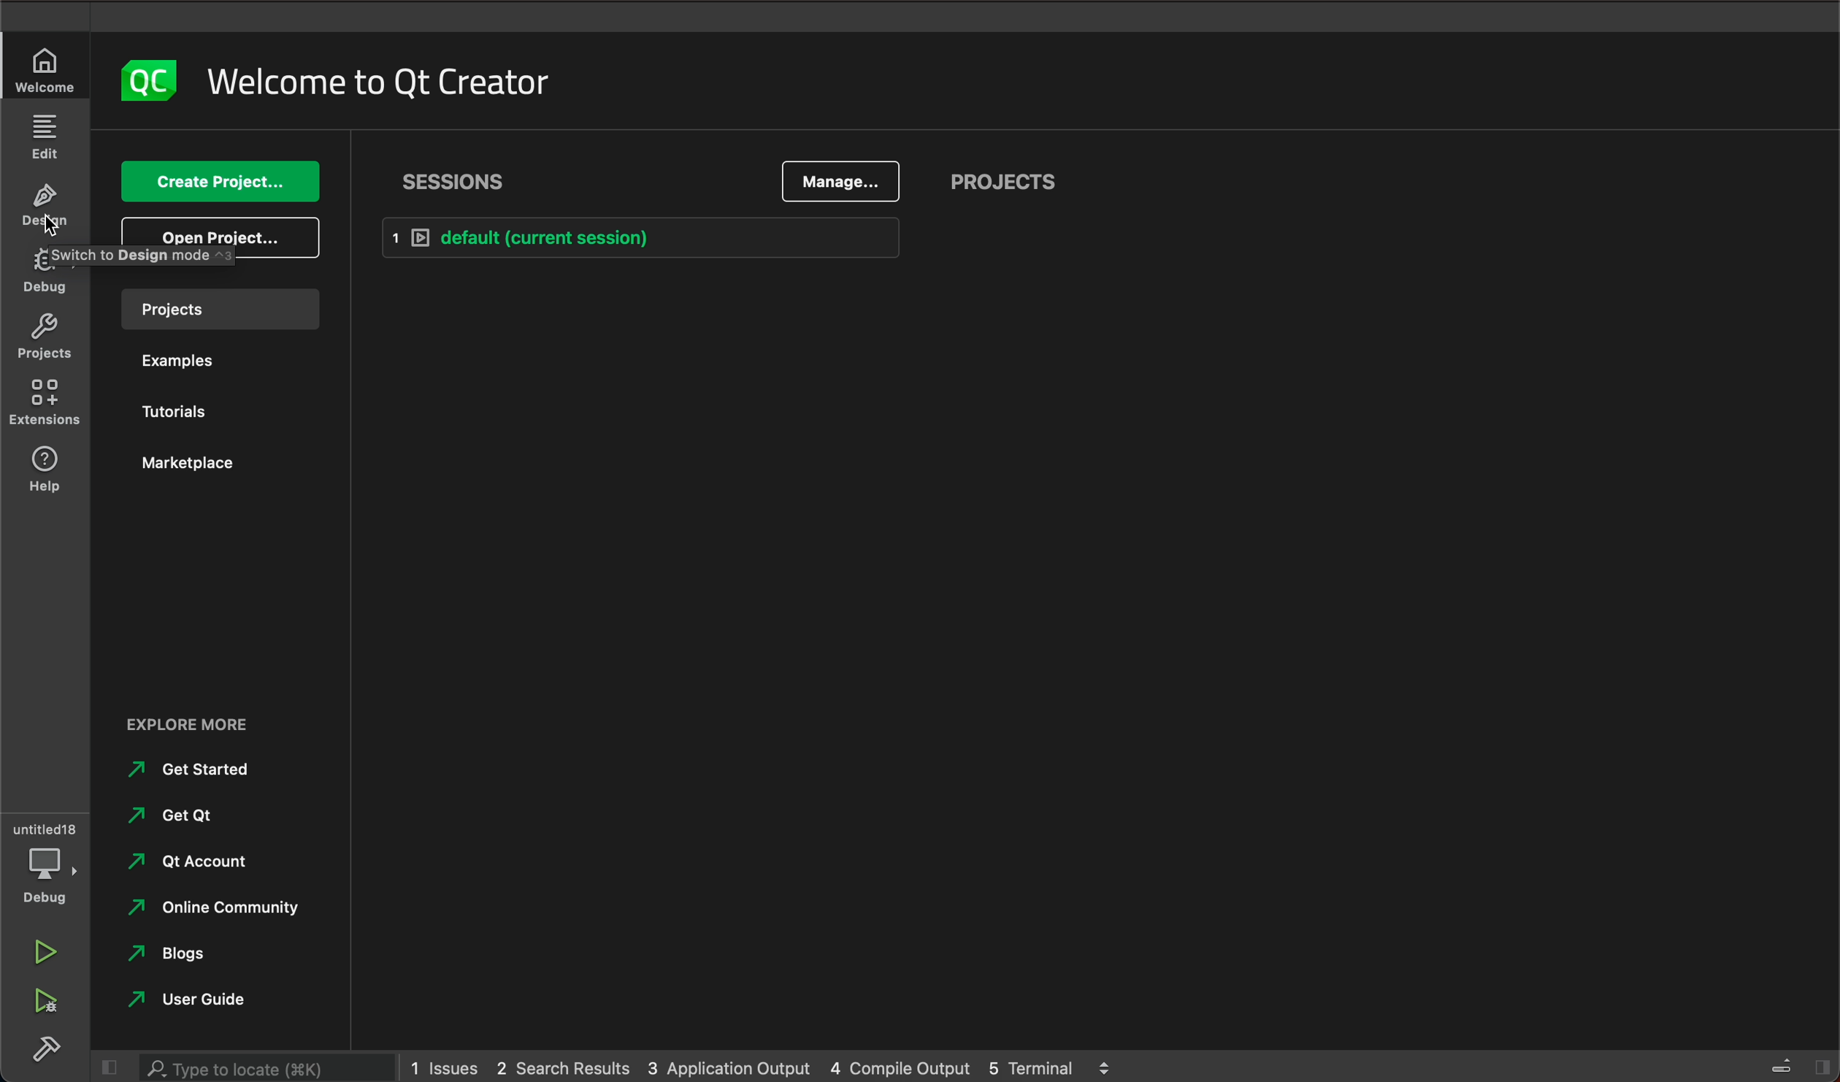 The width and height of the screenshot is (1840, 1082). I want to click on untitled, so click(44, 826).